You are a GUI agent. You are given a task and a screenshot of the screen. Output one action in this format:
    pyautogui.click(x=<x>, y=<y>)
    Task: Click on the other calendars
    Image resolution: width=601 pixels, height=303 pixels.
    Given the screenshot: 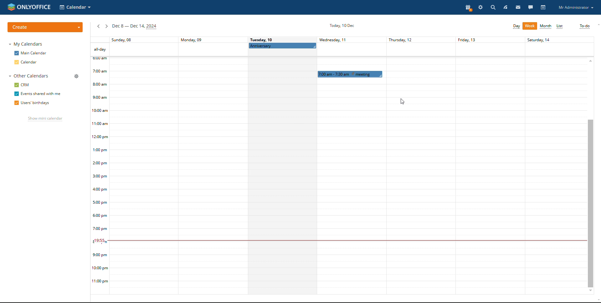 What is the action you would take?
    pyautogui.click(x=28, y=76)
    